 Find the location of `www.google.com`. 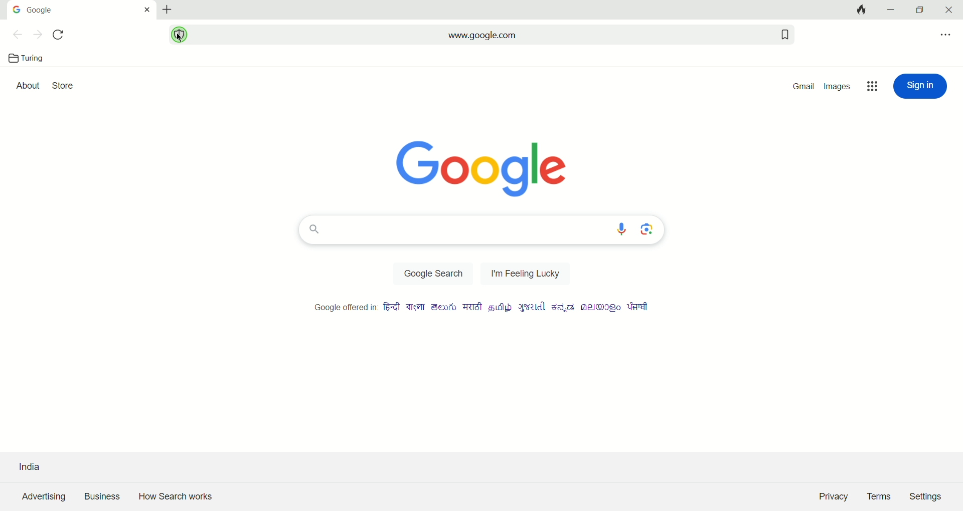

www.google.com is located at coordinates (481, 35).